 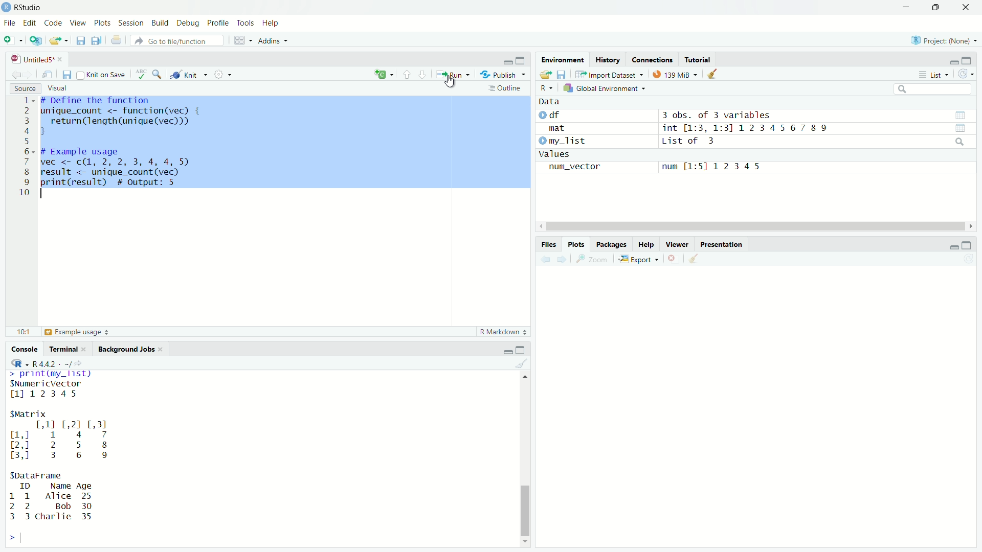 What do you see at coordinates (9, 39) in the screenshot?
I see `new file` at bounding box center [9, 39].